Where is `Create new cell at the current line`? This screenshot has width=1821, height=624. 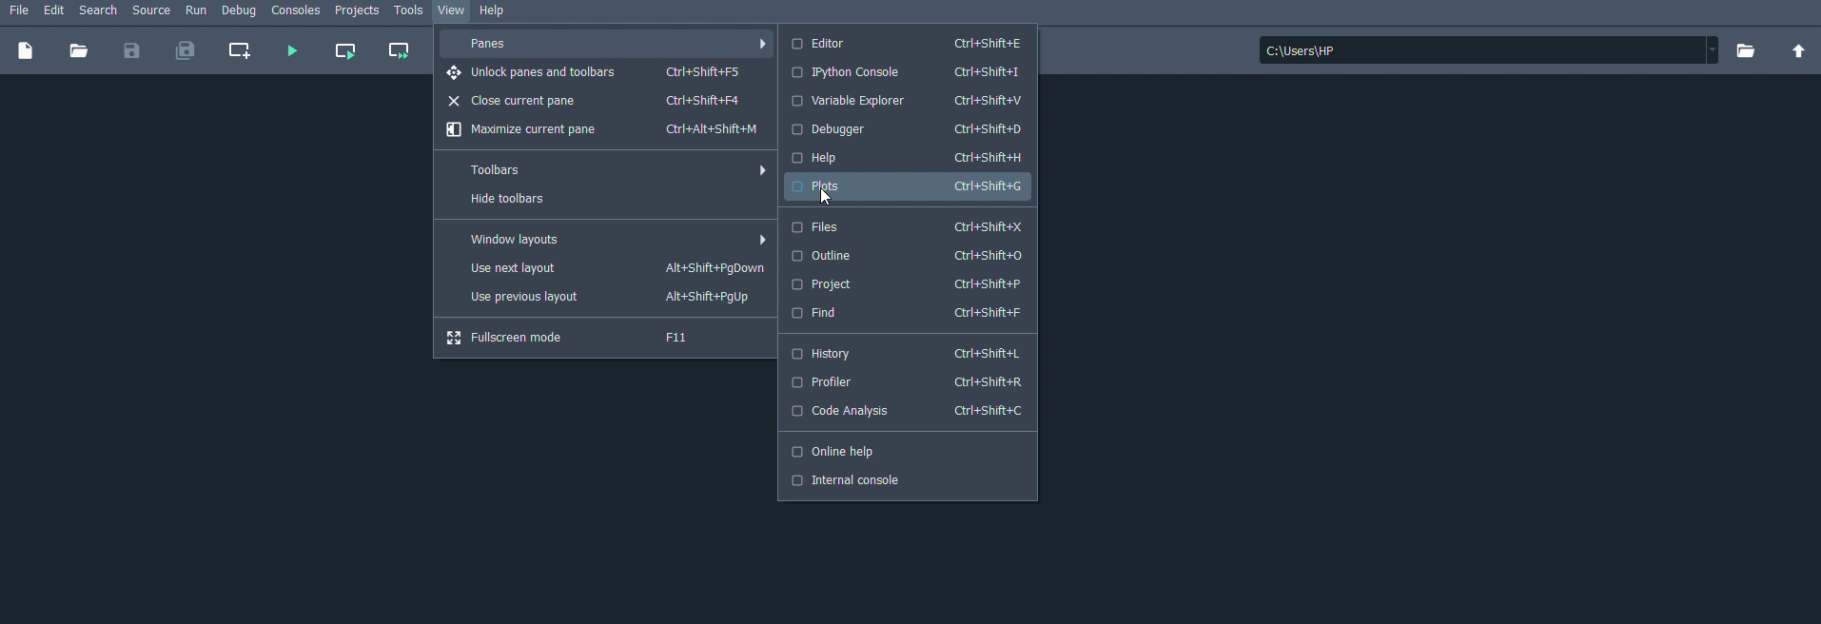 Create new cell at the current line is located at coordinates (245, 50).